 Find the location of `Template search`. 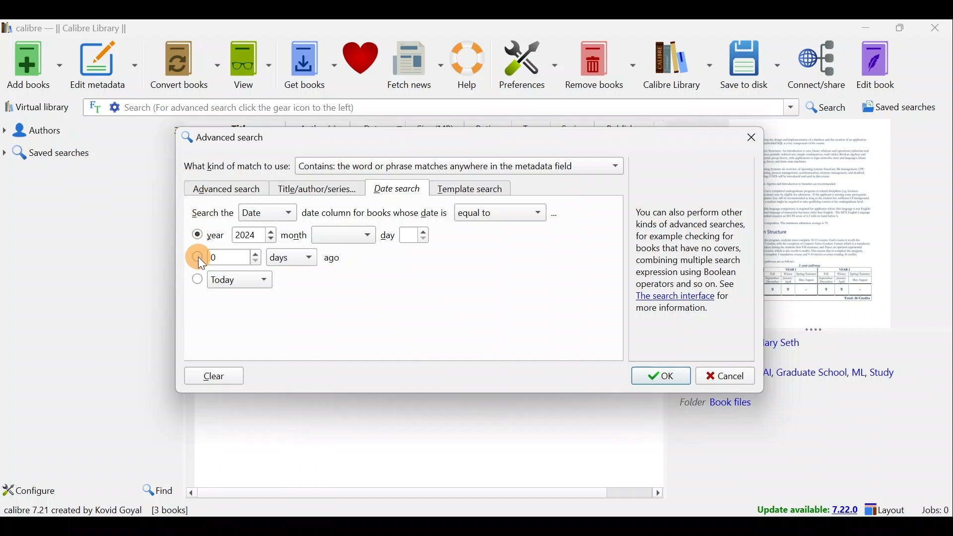

Template search is located at coordinates (472, 187).